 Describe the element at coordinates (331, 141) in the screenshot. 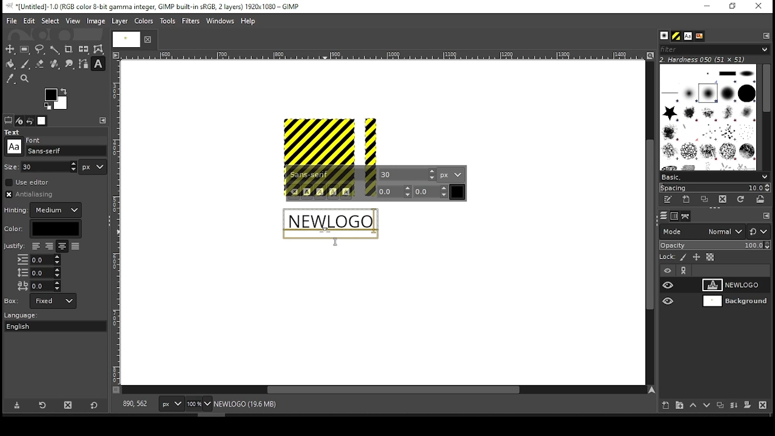

I see `` at that location.